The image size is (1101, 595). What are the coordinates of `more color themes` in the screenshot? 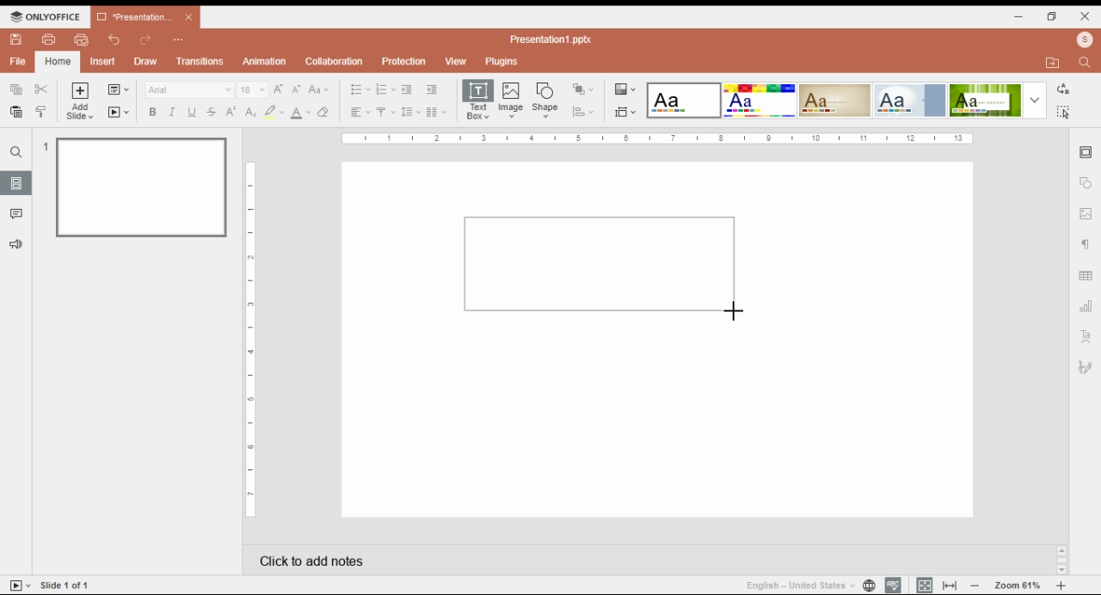 It's located at (1035, 100).